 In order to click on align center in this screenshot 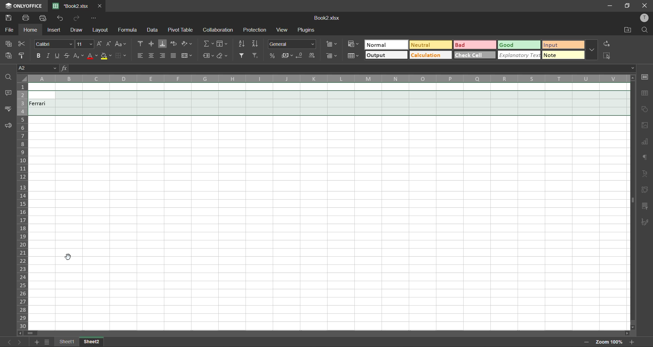, I will do `click(152, 56)`.